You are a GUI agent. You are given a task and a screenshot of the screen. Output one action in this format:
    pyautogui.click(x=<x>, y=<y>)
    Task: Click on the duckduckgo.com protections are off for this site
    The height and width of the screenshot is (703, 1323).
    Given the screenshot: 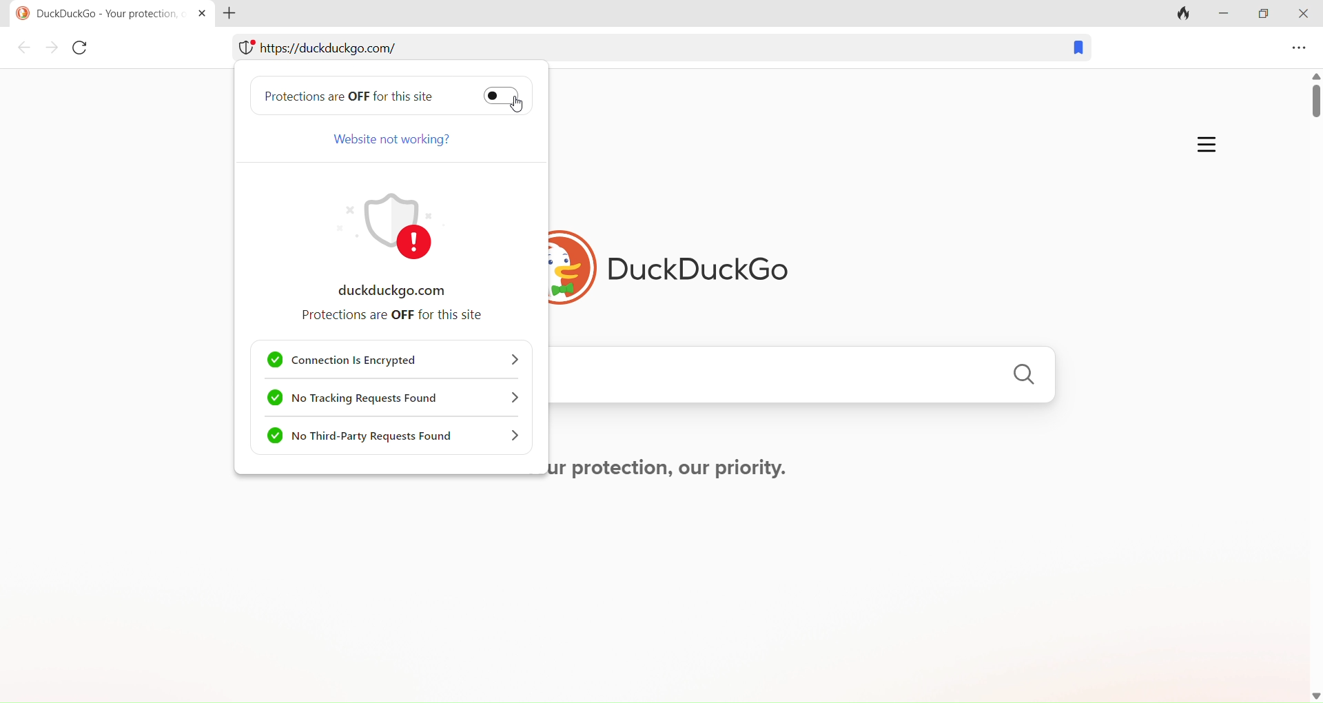 What is the action you would take?
    pyautogui.click(x=402, y=254)
    